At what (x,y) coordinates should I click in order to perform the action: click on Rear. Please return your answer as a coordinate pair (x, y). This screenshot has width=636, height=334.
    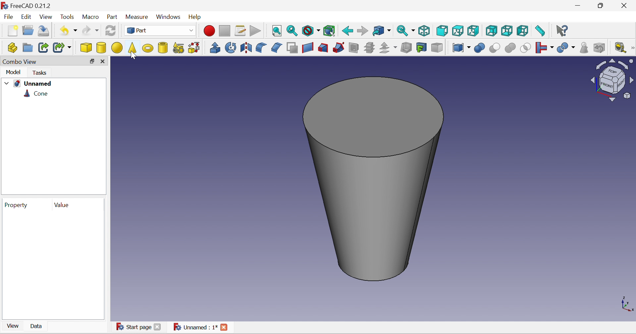
    Looking at the image, I should click on (492, 31).